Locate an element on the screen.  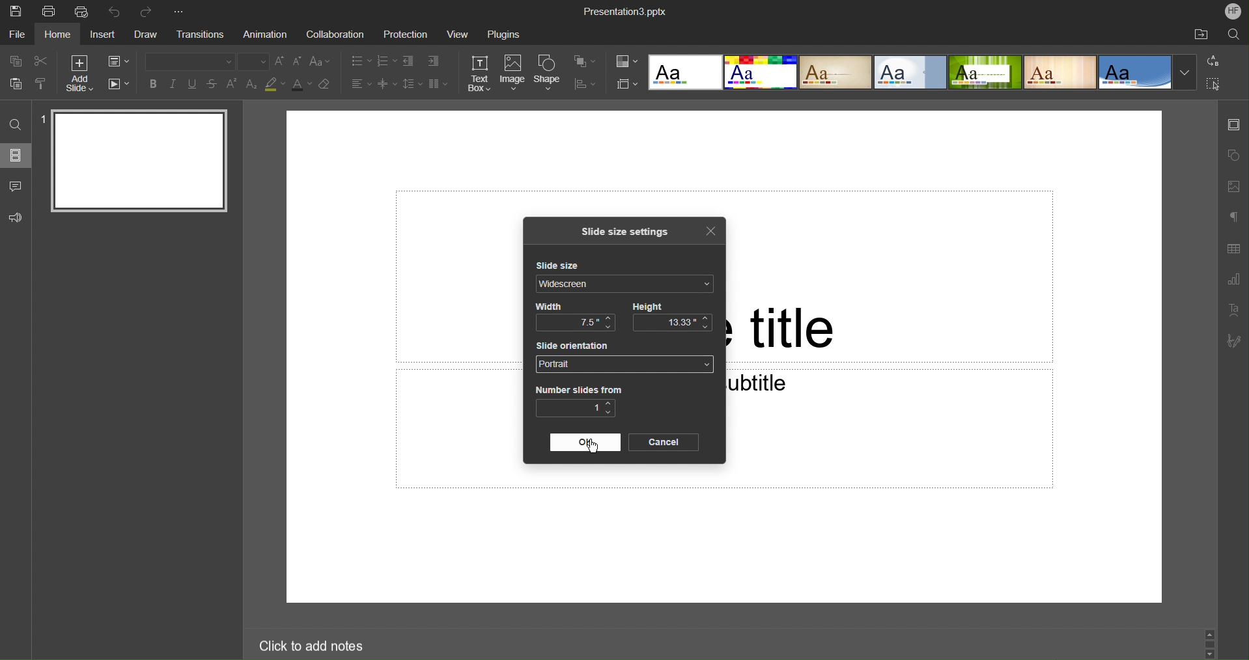
Bold is located at coordinates (152, 85).